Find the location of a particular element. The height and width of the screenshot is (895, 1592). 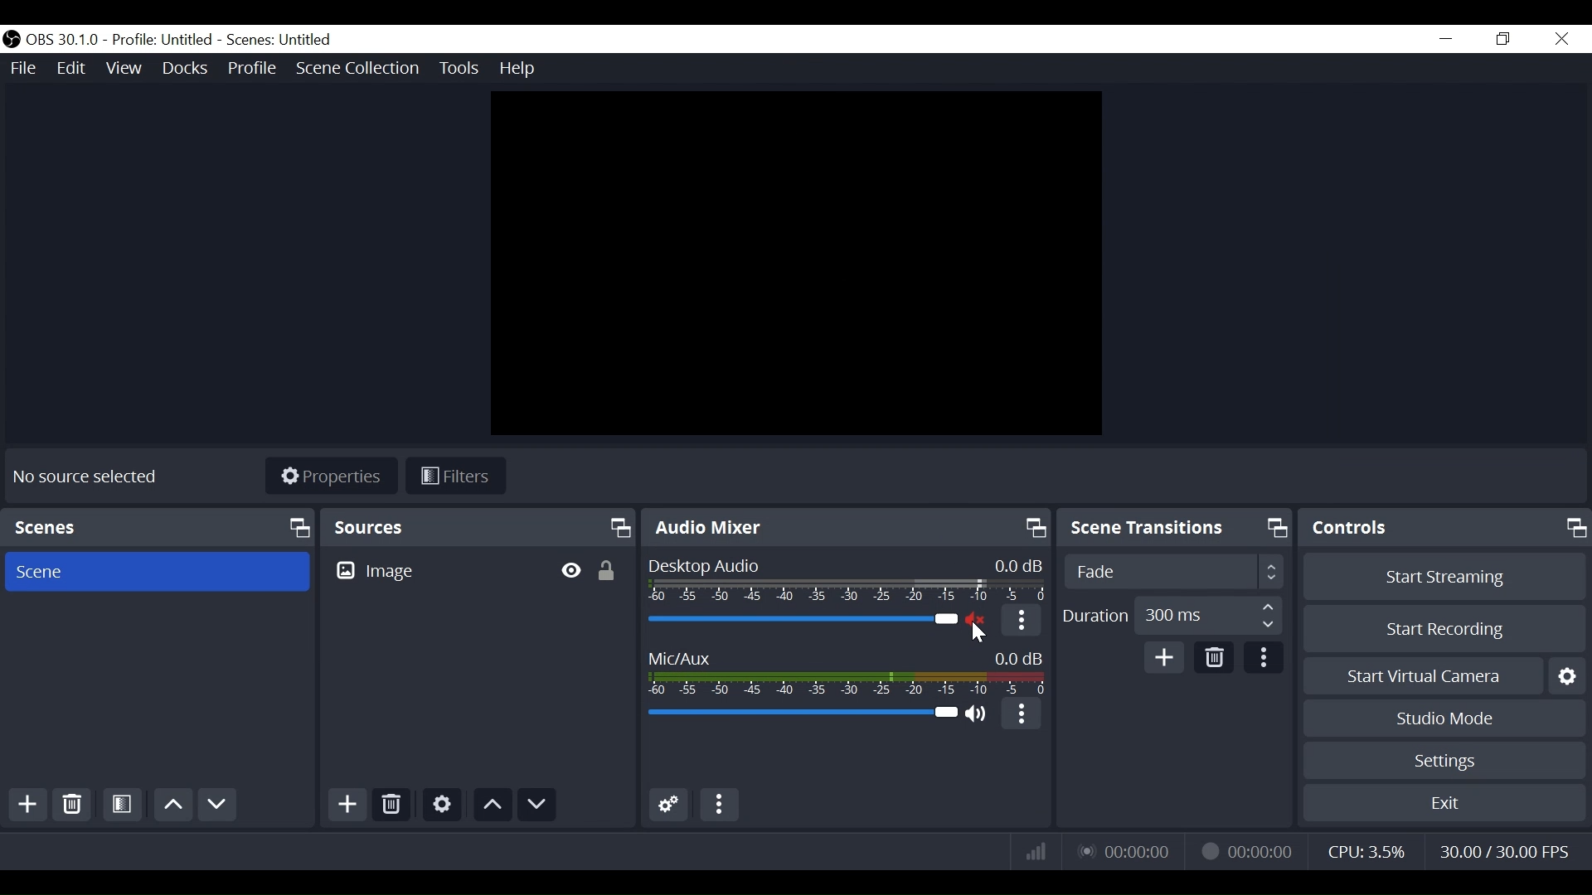

Advanced Audio Settings is located at coordinates (667, 806).